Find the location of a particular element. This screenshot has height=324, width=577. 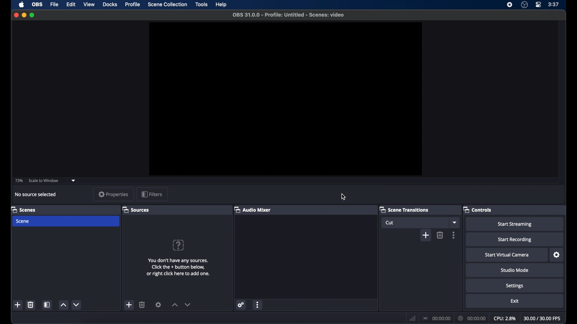

increment is located at coordinates (174, 305).